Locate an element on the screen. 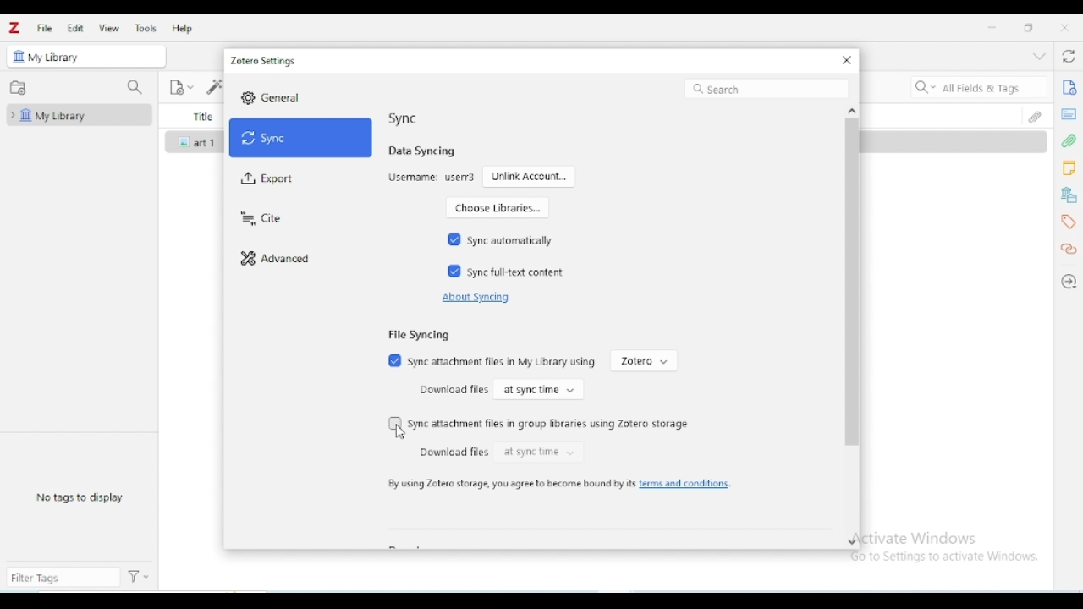 This screenshot has height=609, width=1083. sync automatically is located at coordinates (509, 240).